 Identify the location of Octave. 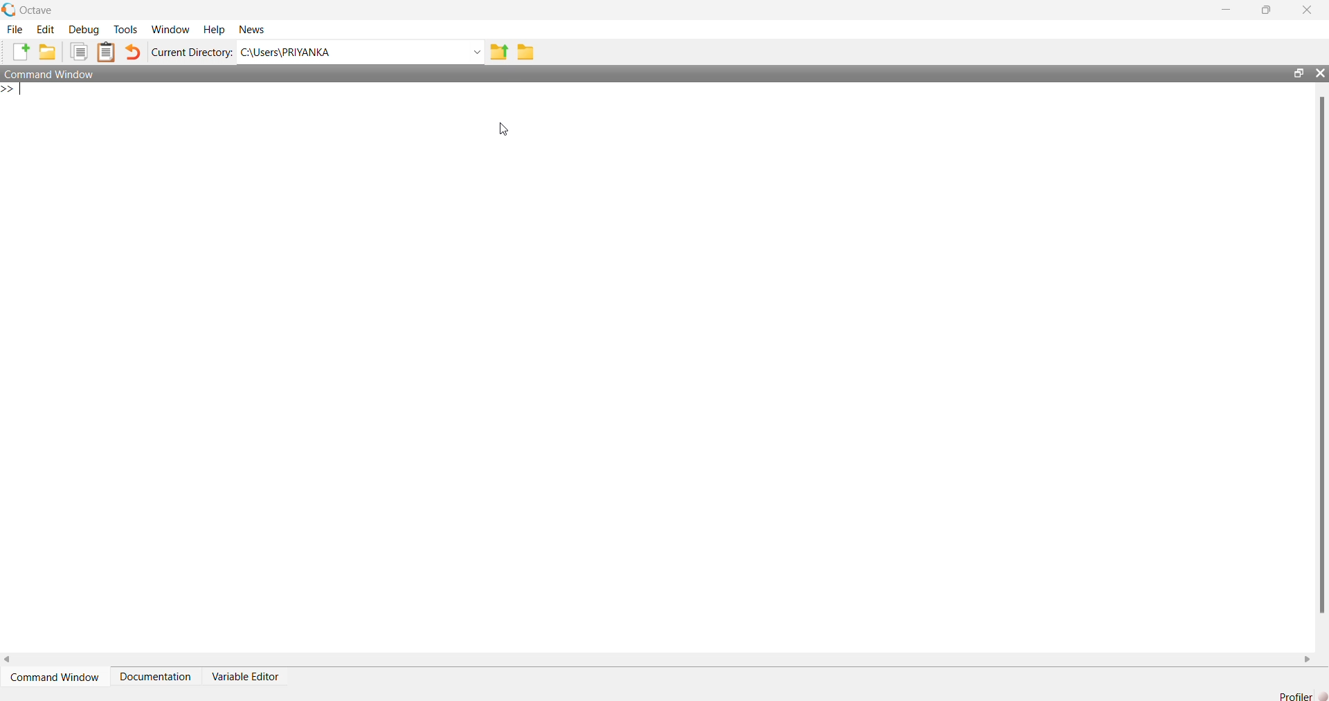
(8, 10).